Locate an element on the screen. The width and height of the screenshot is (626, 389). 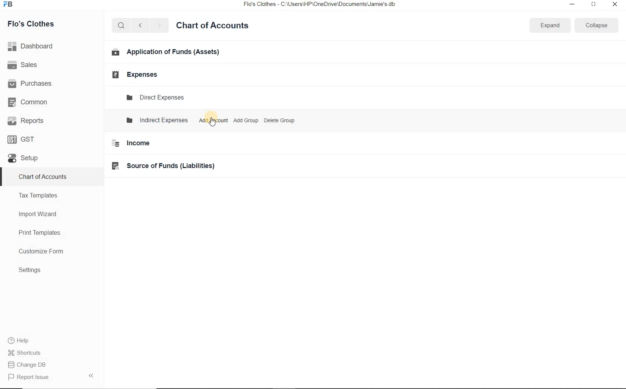
Flo's Clothes is located at coordinates (32, 24).